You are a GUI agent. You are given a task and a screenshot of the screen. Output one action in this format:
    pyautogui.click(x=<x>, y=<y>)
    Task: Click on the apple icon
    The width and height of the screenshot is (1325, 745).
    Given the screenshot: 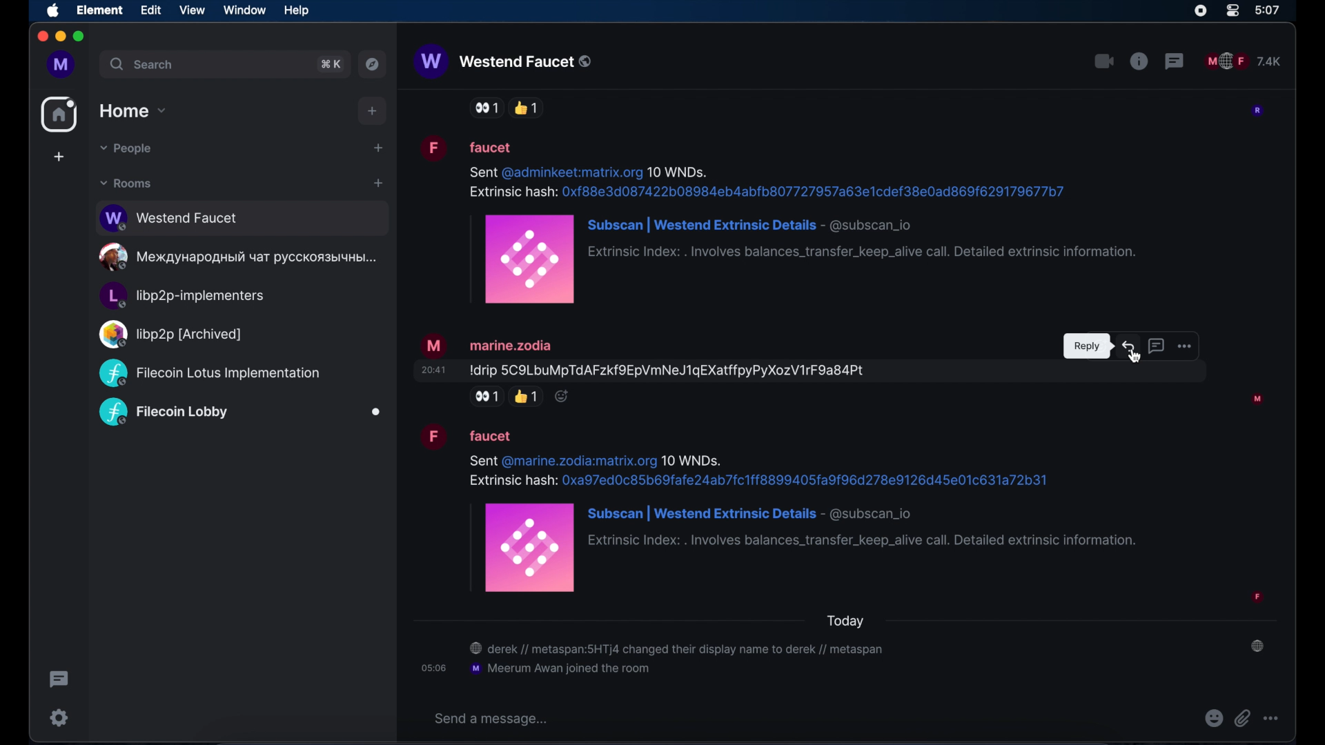 What is the action you would take?
    pyautogui.click(x=54, y=12)
    